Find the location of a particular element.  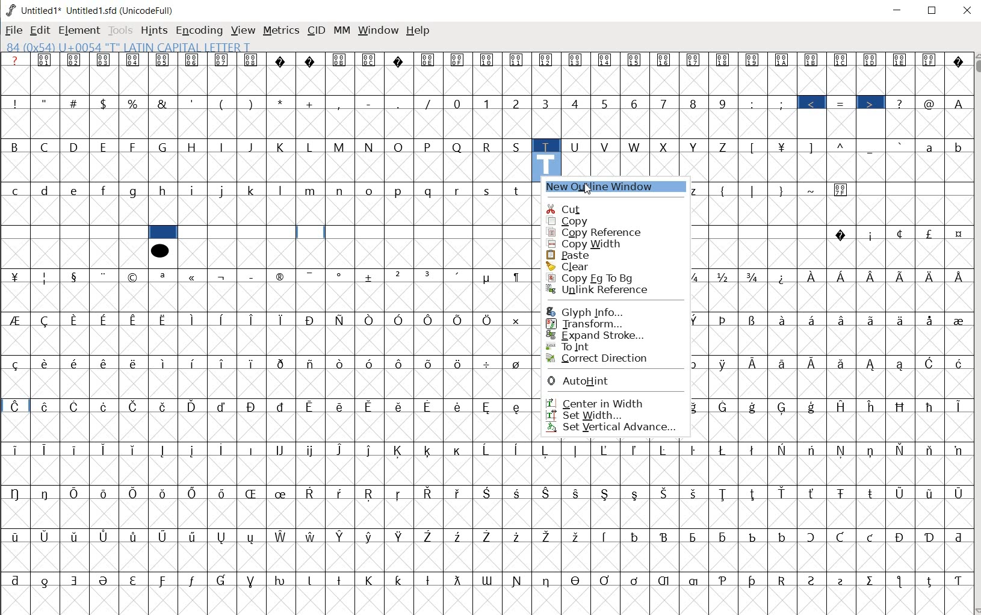

Symbol is located at coordinates (753, 60).